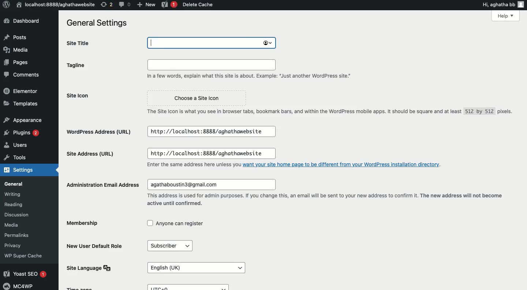 The height and width of the screenshot is (290, 527). I want to click on want your site home page to be different from your WordPress installation directory., so click(344, 165).